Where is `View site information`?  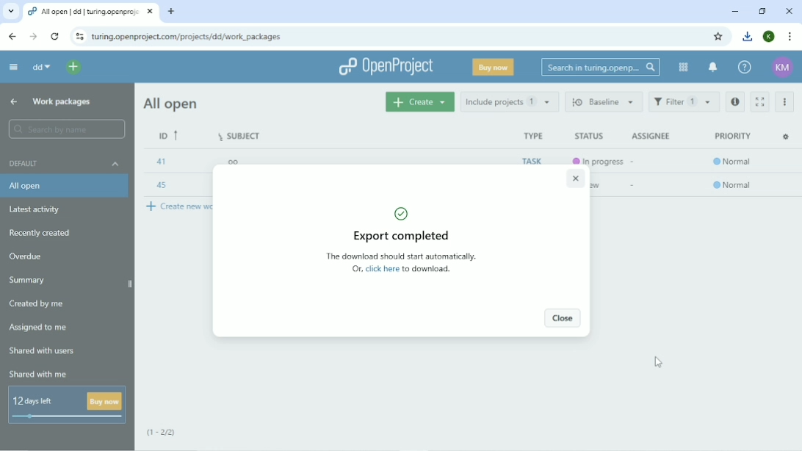
View site information is located at coordinates (79, 36).